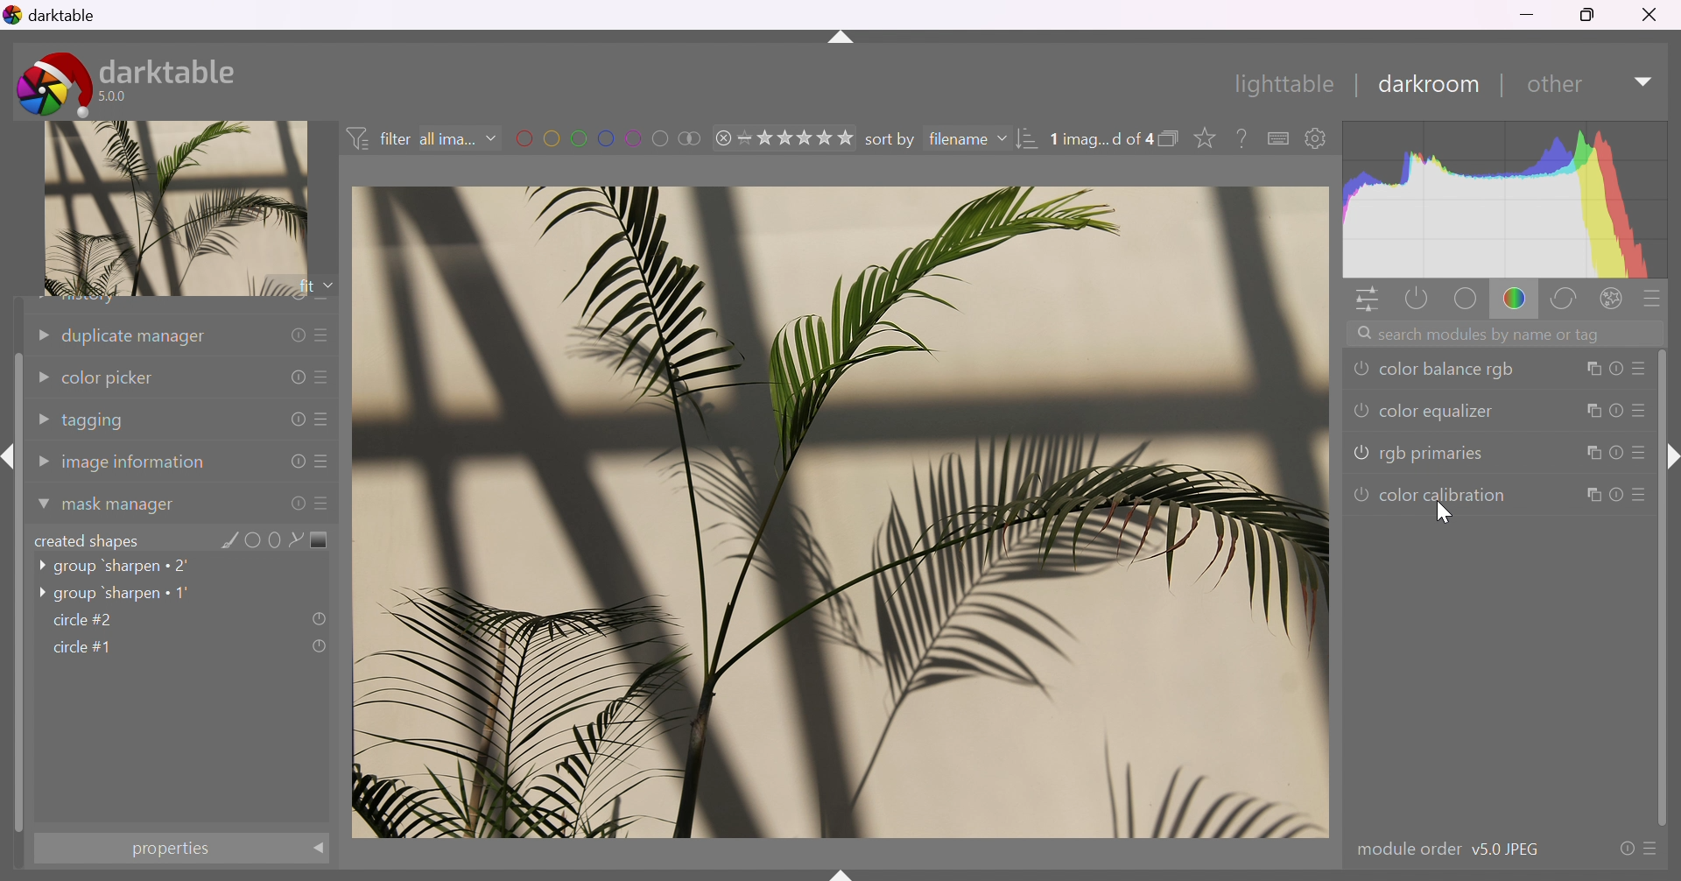 The width and height of the screenshot is (1681, 881). I want to click on base, so click(1468, 299).